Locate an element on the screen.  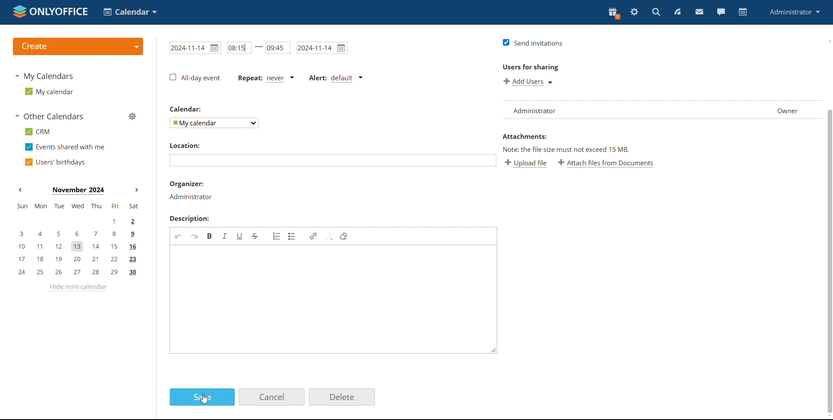
sun, mon, tue, wed, thu, fri, sat is located at coordinates (77, 206).